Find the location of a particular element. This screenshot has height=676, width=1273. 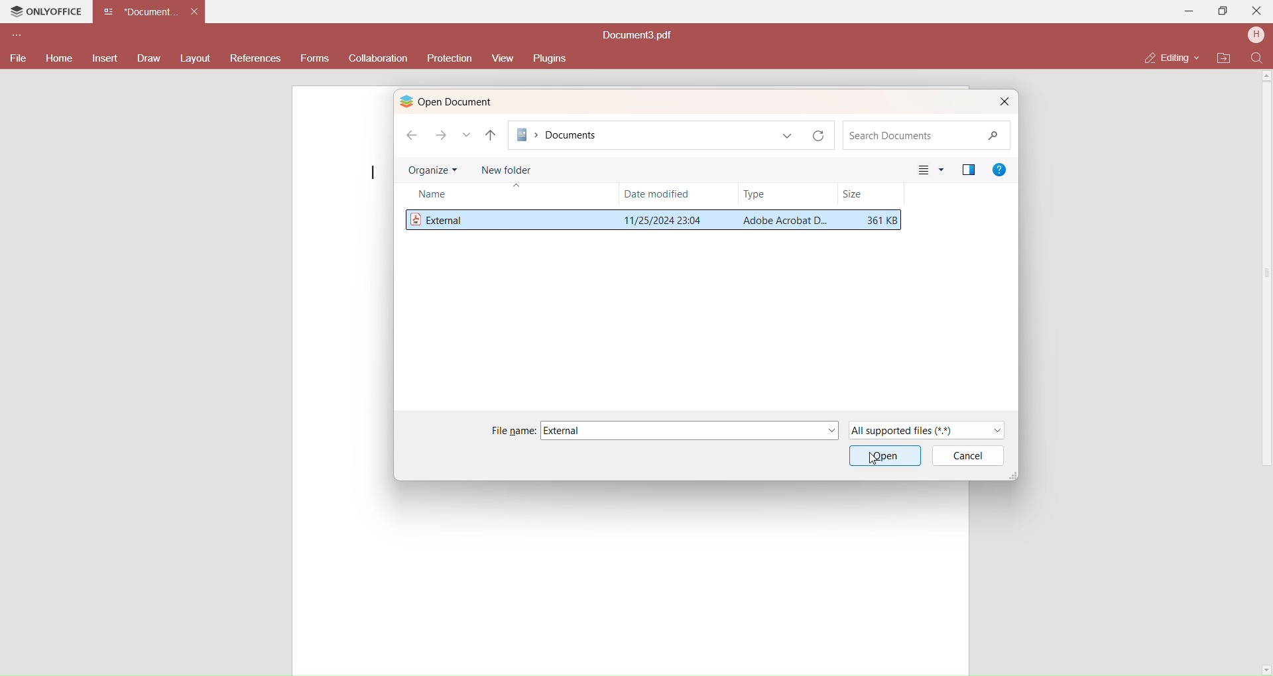

View is located at coordinates (930, 170).